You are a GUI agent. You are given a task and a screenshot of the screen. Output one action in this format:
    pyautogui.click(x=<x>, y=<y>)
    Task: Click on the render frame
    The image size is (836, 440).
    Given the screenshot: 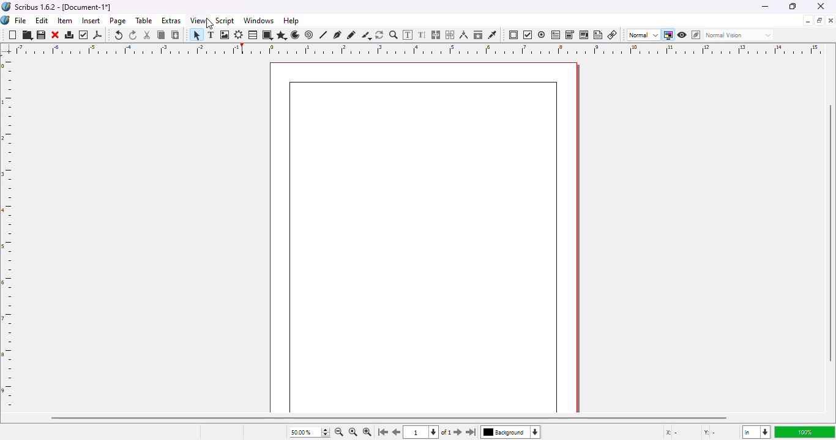 What is the action you would take?
    pyautogui.click(x=239, y=35)
    